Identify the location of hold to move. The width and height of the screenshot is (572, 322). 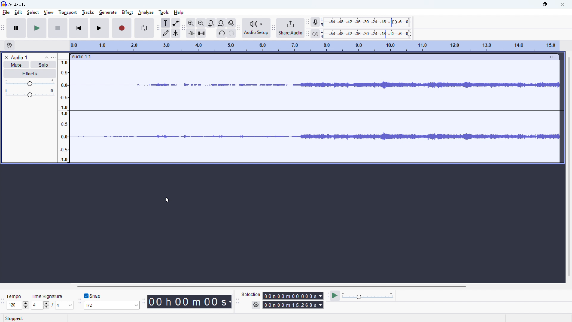
(307, 57).